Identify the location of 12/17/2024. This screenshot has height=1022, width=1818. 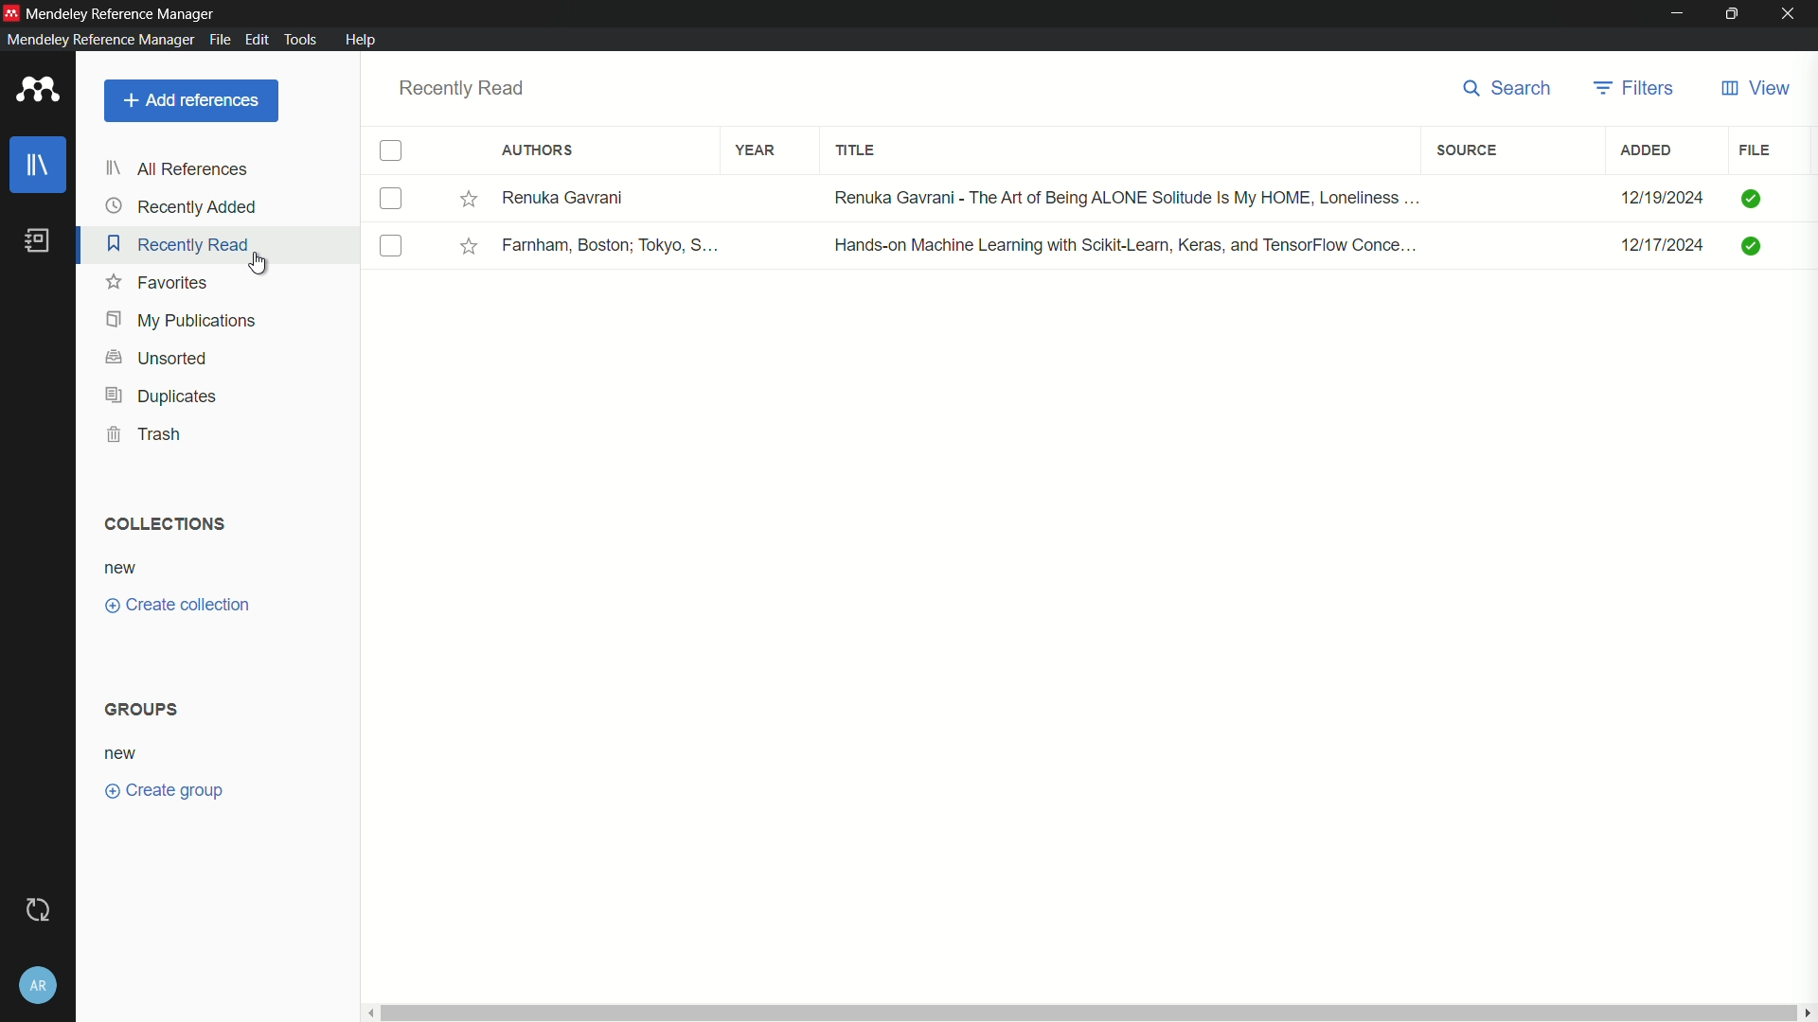
(1653, 248).